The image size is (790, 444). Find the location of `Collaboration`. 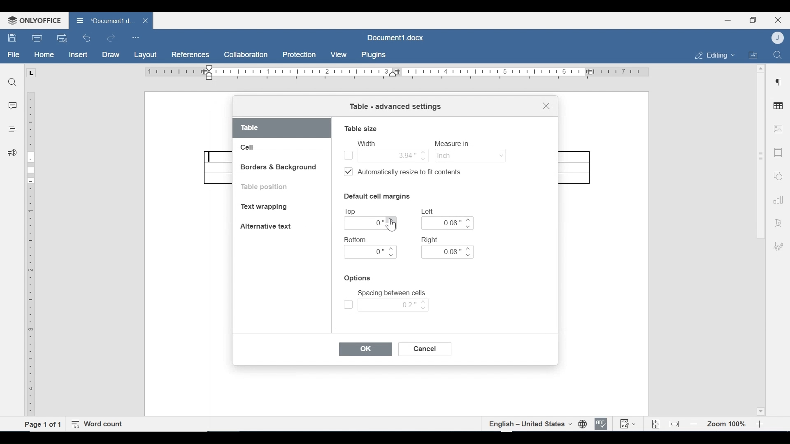

Collaboration is located at coordinates (246, 55).